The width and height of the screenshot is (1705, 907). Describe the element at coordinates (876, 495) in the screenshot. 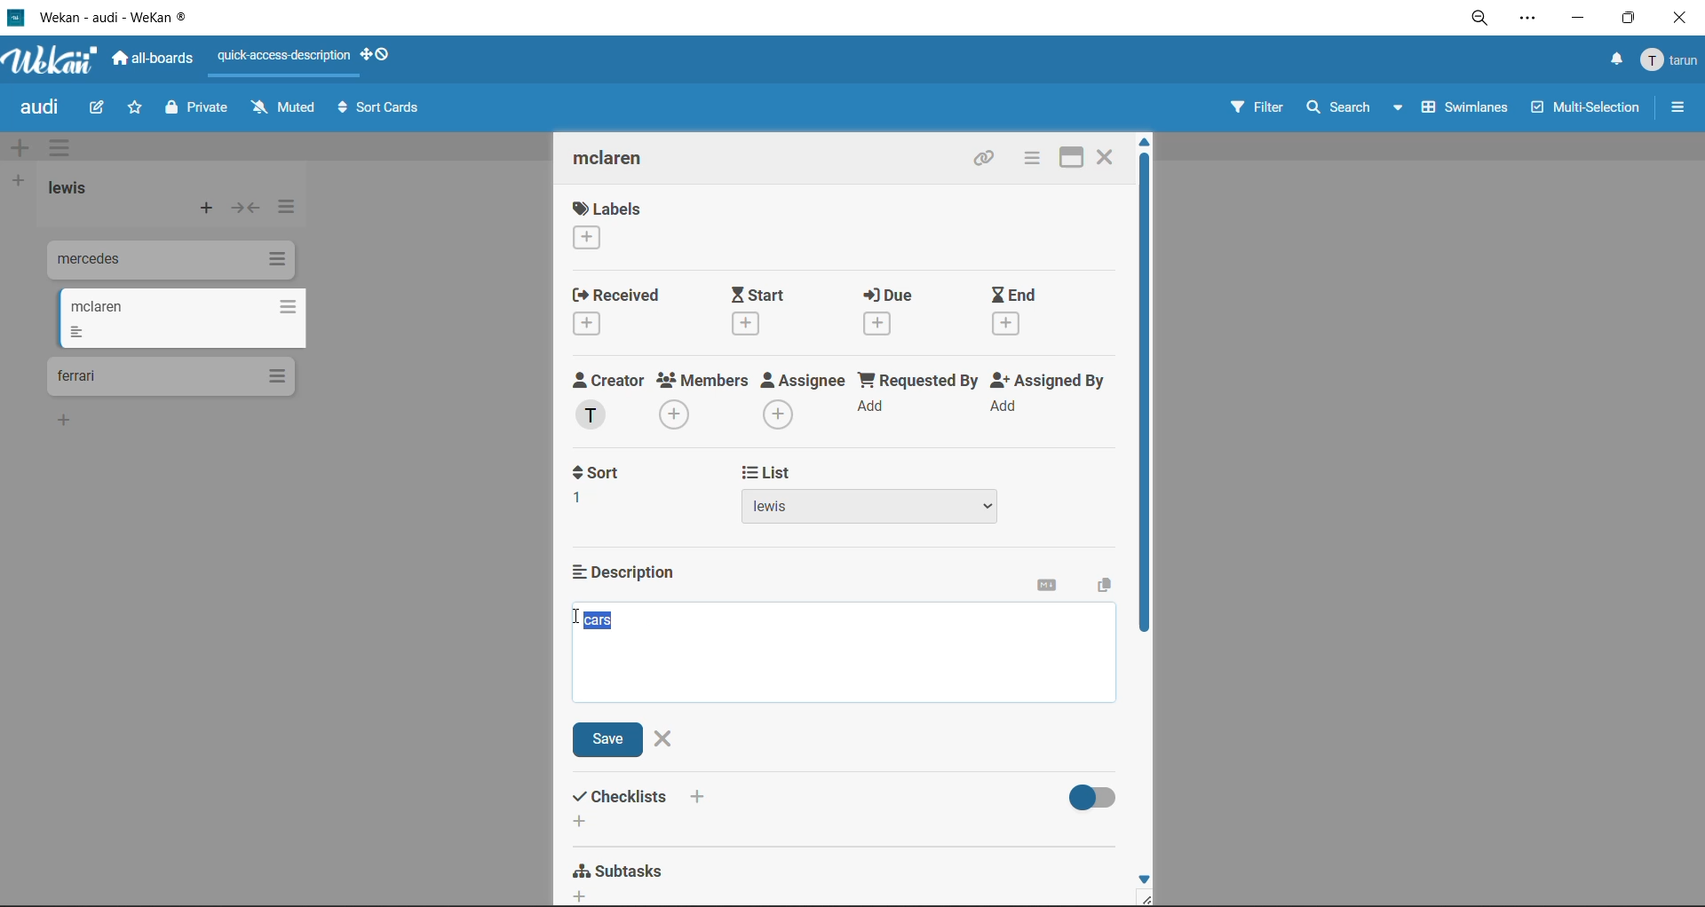

I see `list` at that location.